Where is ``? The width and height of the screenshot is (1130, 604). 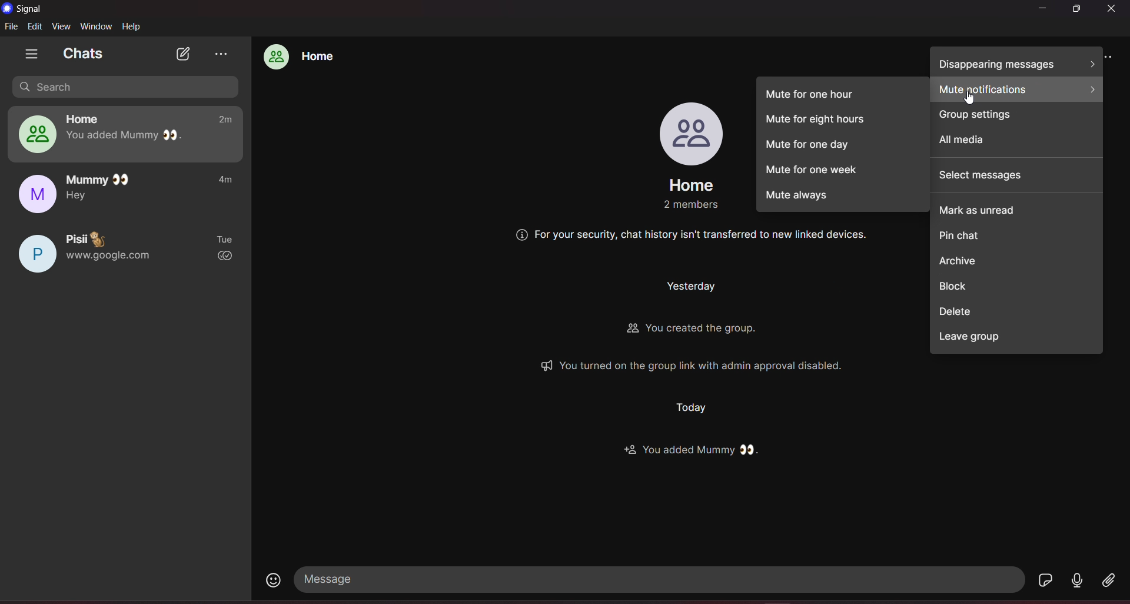  is located at coordinates (690, 452).